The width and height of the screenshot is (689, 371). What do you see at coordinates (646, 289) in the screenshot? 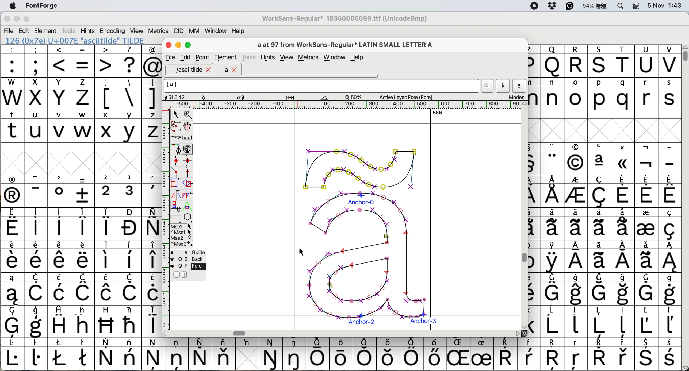
I see `symbol` at bounding box center [646, 289].